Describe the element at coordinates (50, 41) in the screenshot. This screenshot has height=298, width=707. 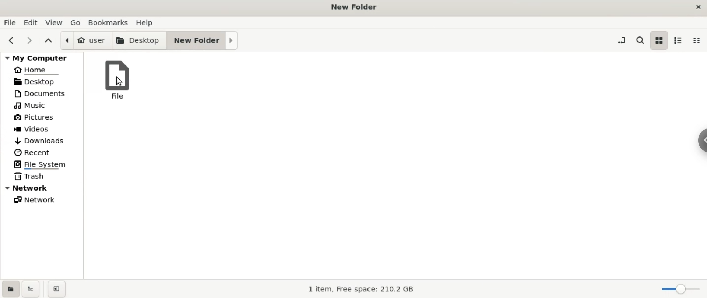
I see `parent folder` at that location.